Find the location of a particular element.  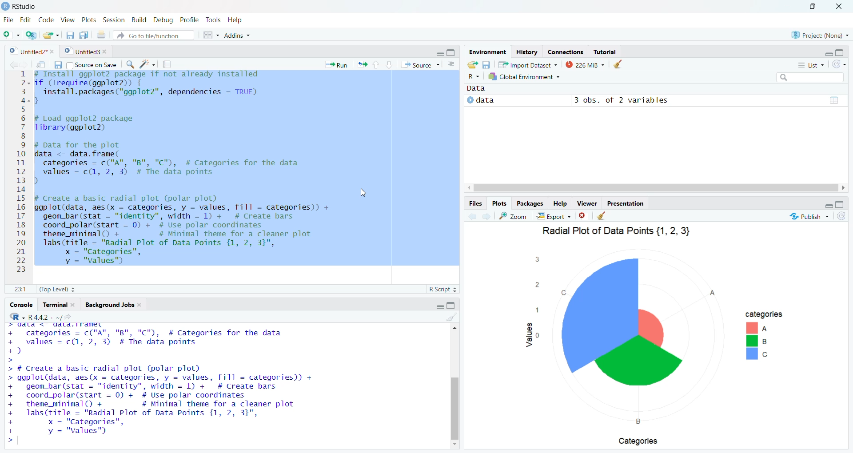

File is located at coordinates (9, 20).